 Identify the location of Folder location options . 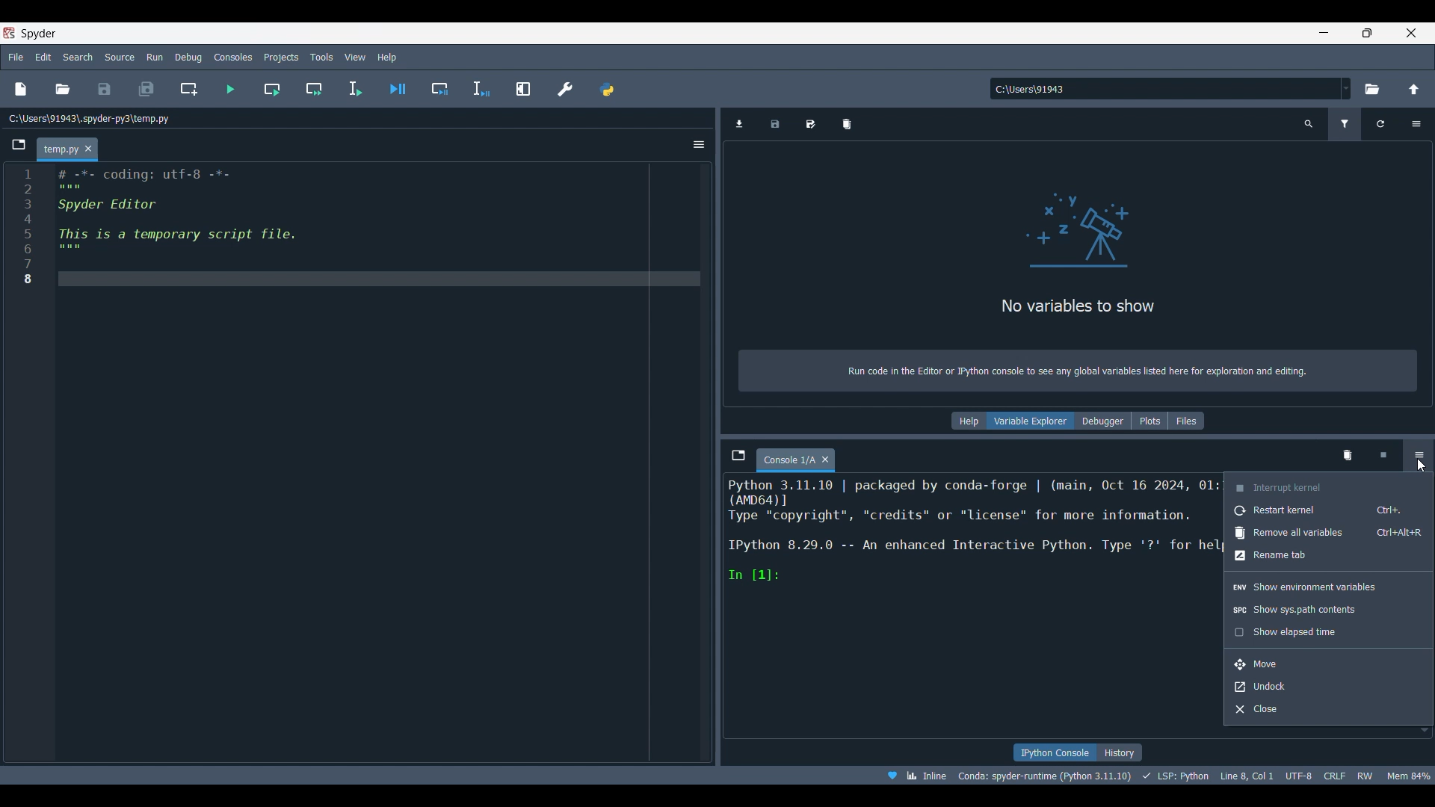
(1346, 88).